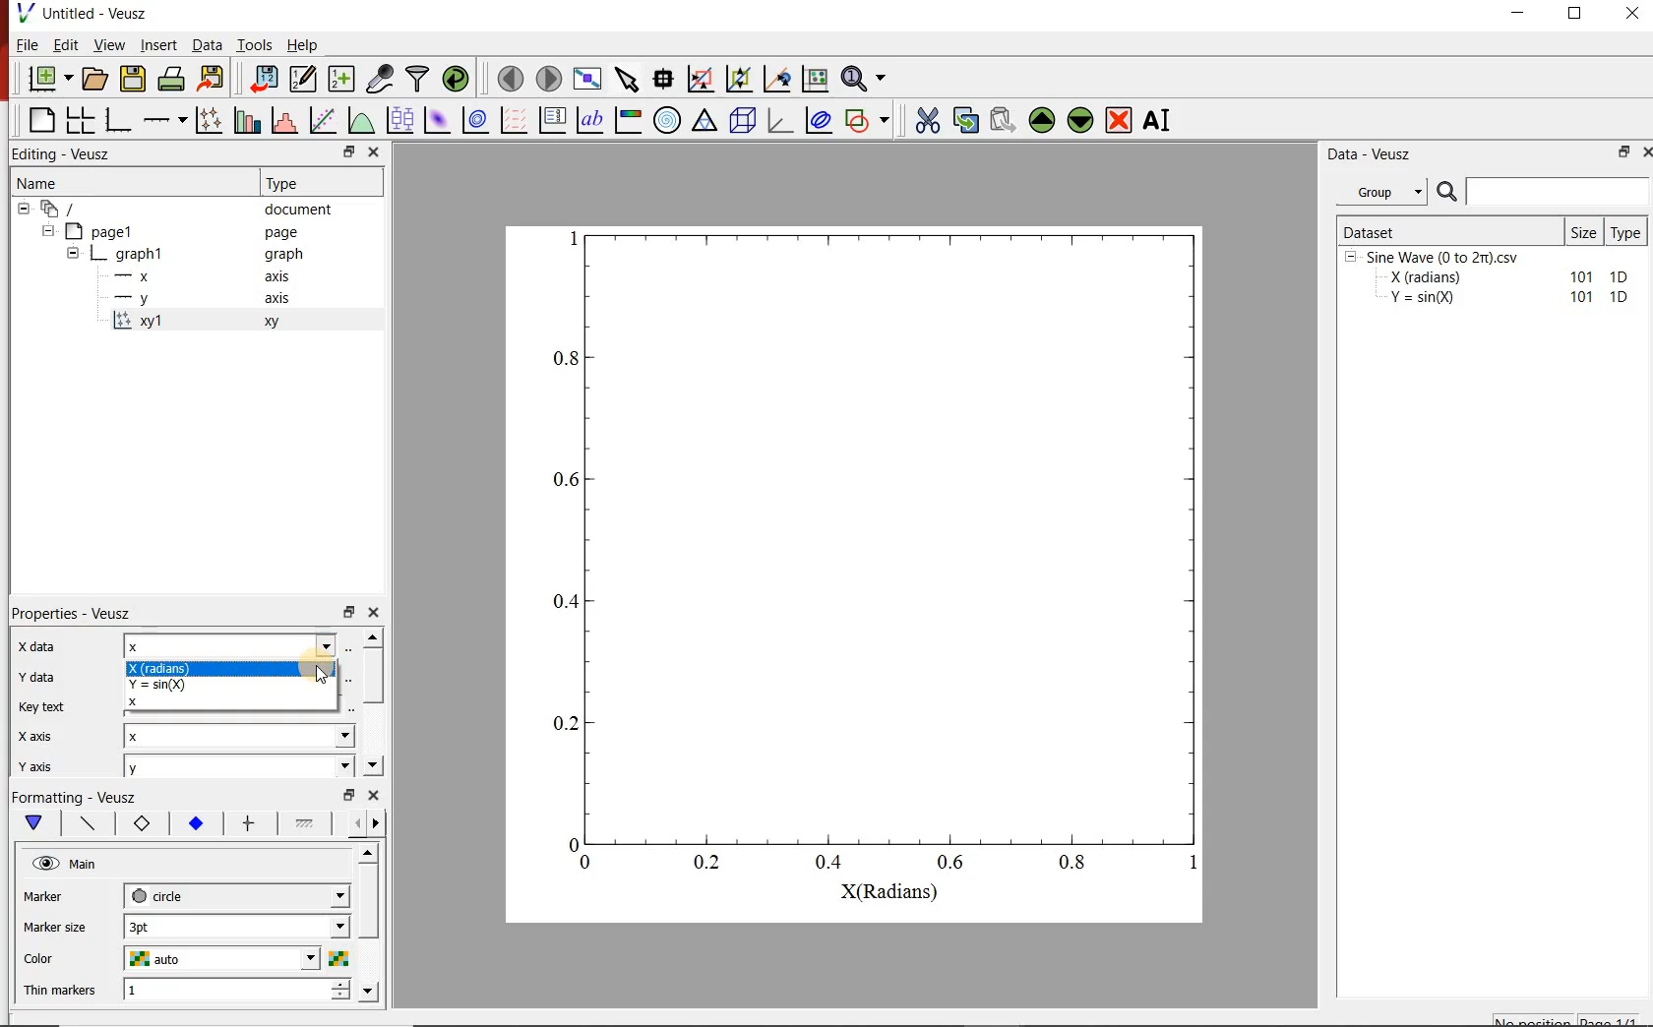  Describe the element at coordinates (65, 154) in the screenshot. I see `Editing - Veusz` at that location.